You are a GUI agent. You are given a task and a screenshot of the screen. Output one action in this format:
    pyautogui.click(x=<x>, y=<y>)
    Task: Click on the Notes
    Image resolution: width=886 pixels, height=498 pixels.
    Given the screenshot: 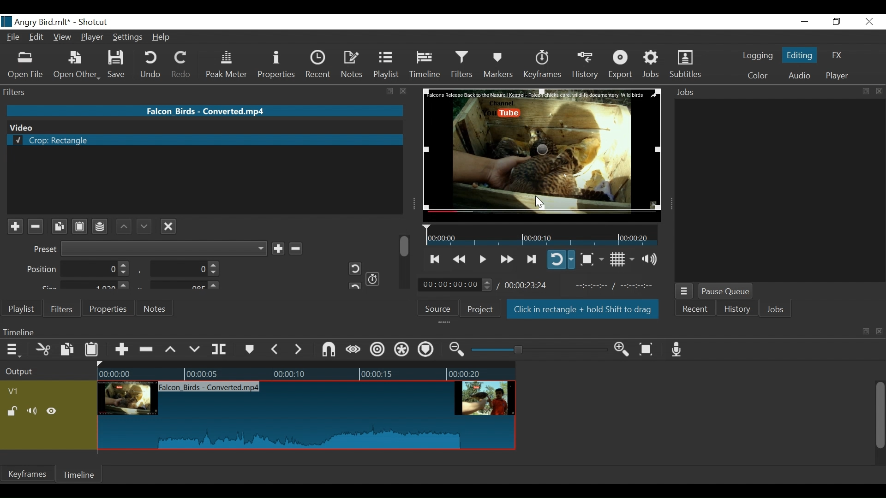 What is the action you would take?
    pyautogui.click(x=156, y=308)
    